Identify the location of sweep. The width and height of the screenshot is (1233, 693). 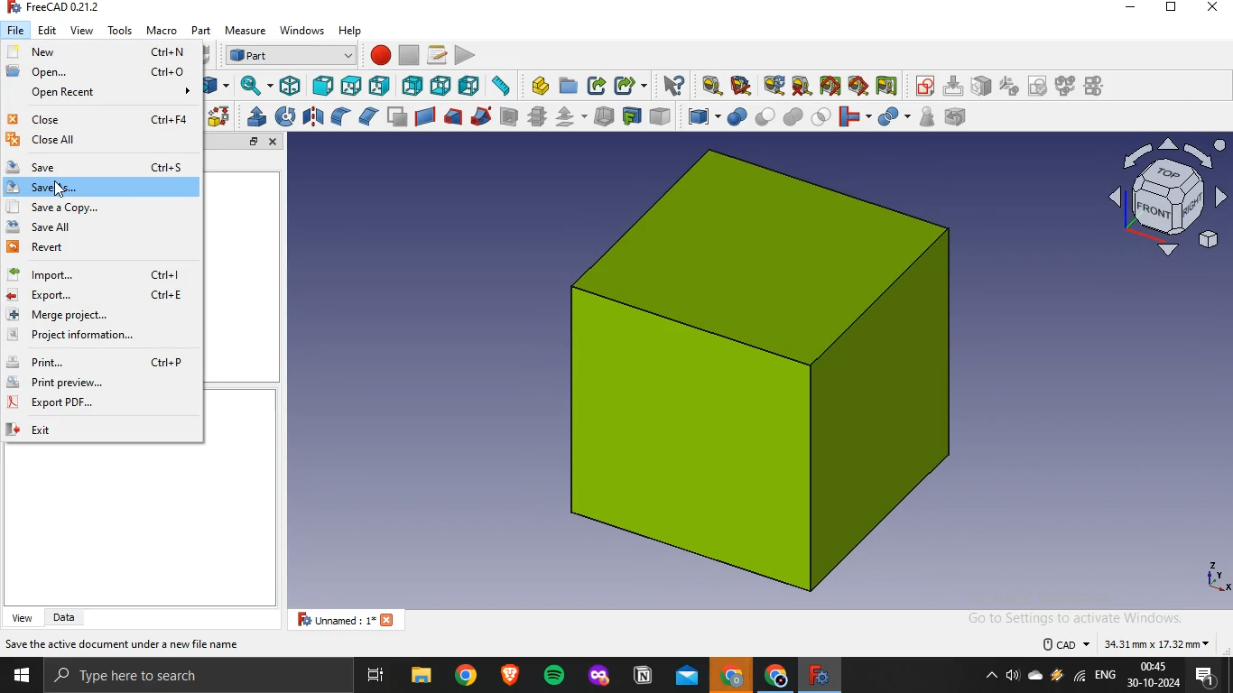
(480, 116).